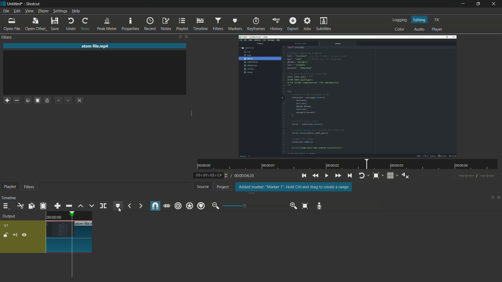 This screenshot has height=282, width=502. Describe the element at coordinates (119, 210) in the screenshot. I see `cursor` at that location.